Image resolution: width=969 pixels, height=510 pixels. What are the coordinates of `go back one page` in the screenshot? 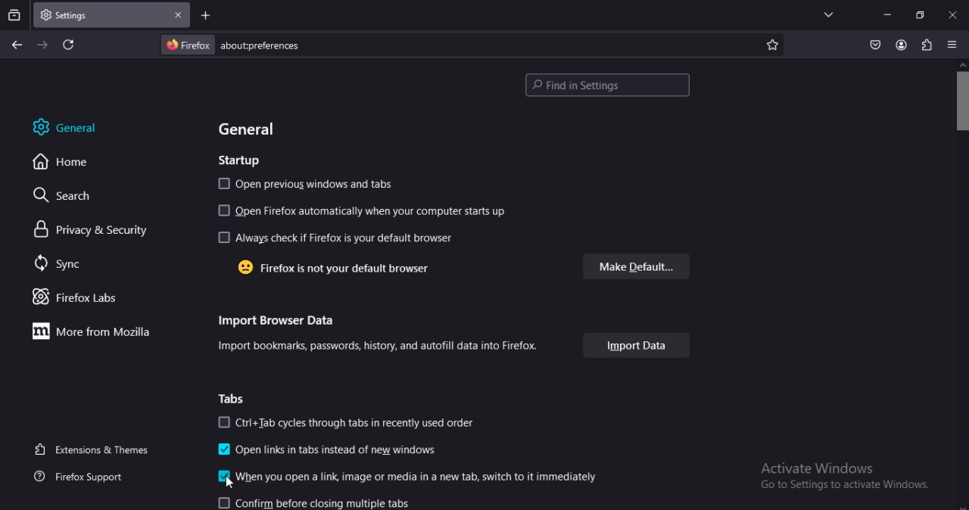 It's located at (20, 45).